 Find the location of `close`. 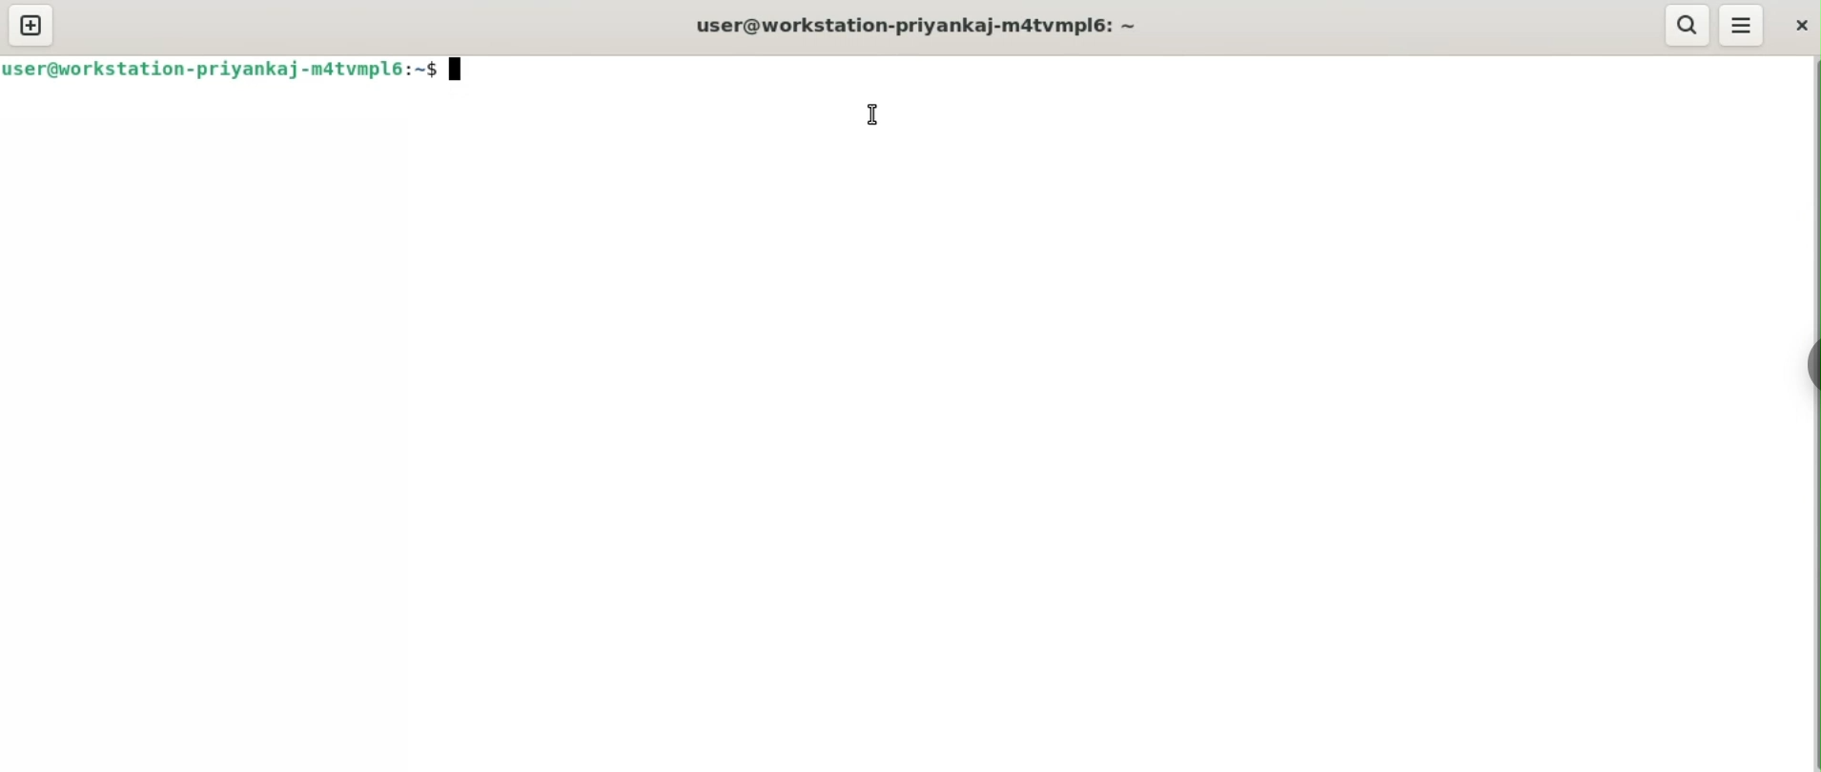

close is located at coordinates (1798, 26).